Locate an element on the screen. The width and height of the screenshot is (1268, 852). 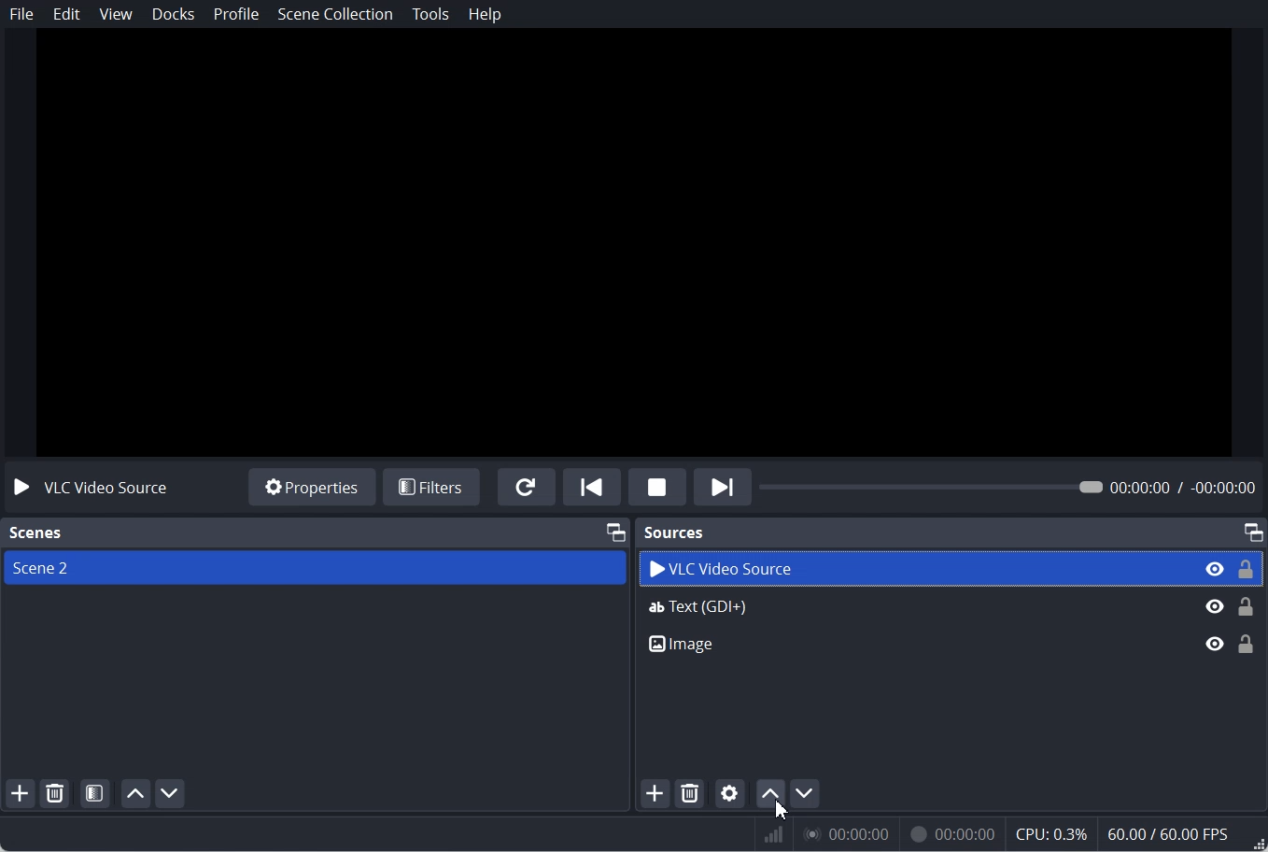
Numeric Result is located at coordinates (1011, 837).